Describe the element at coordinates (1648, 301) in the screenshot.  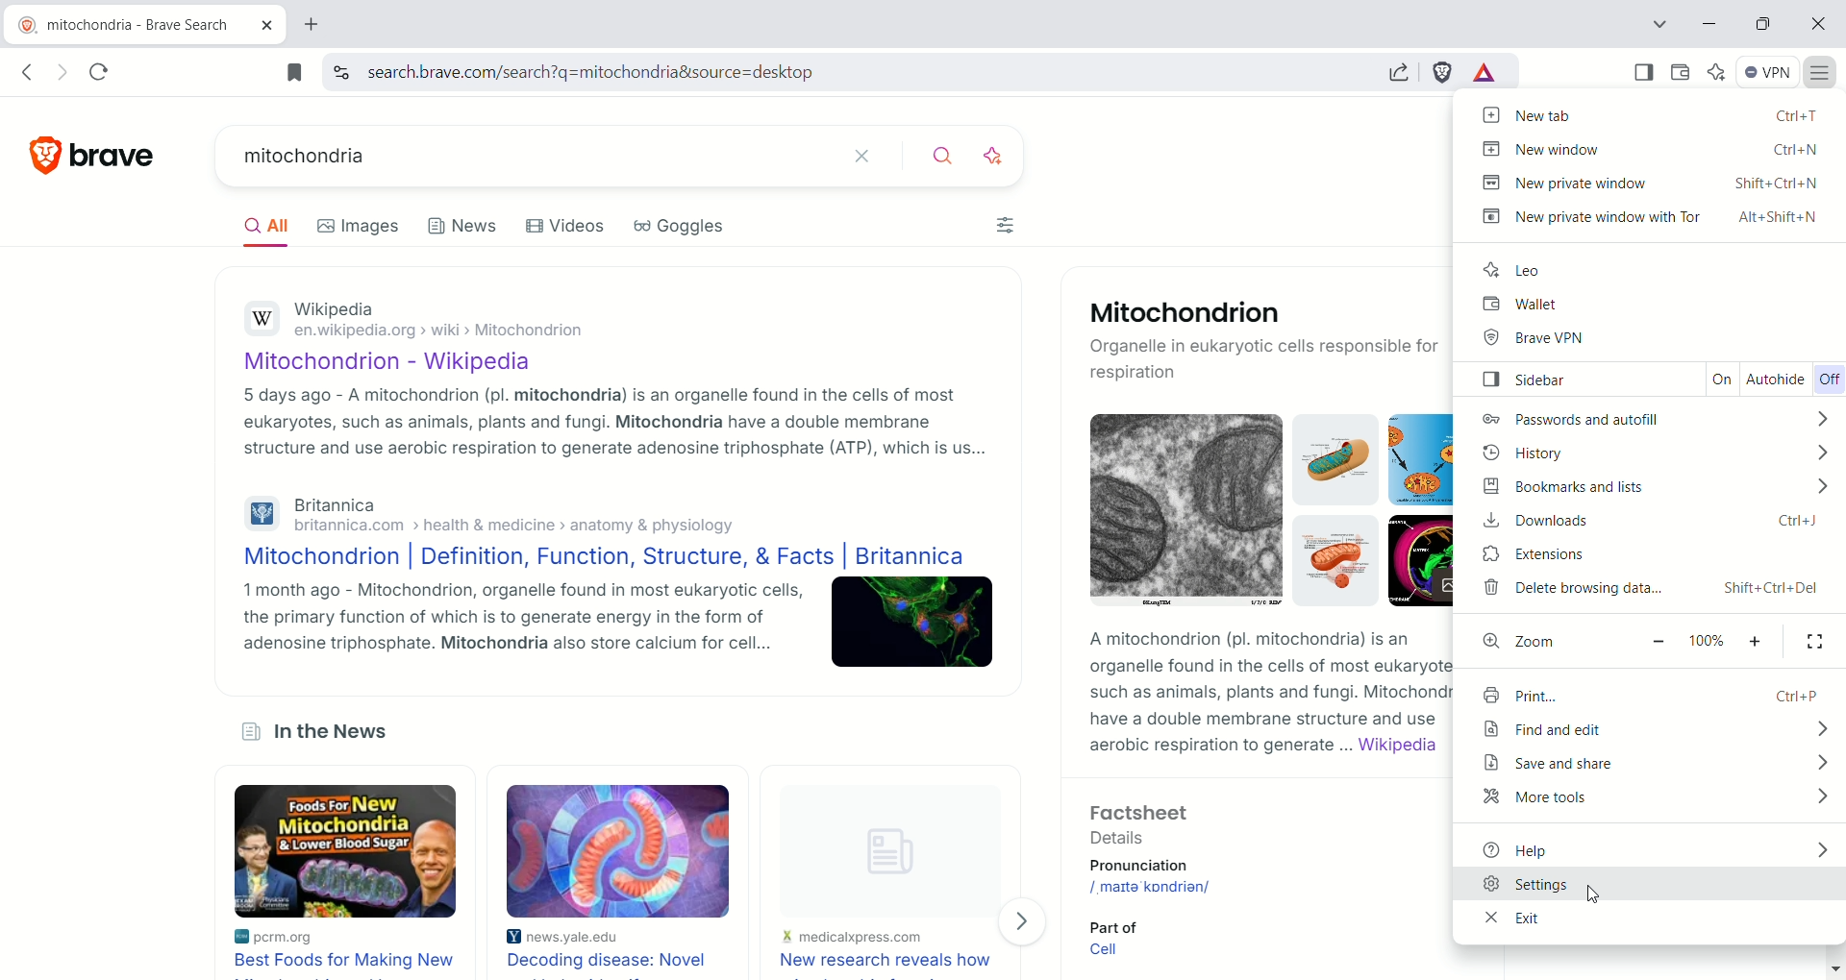
I see `wallet` at that location.